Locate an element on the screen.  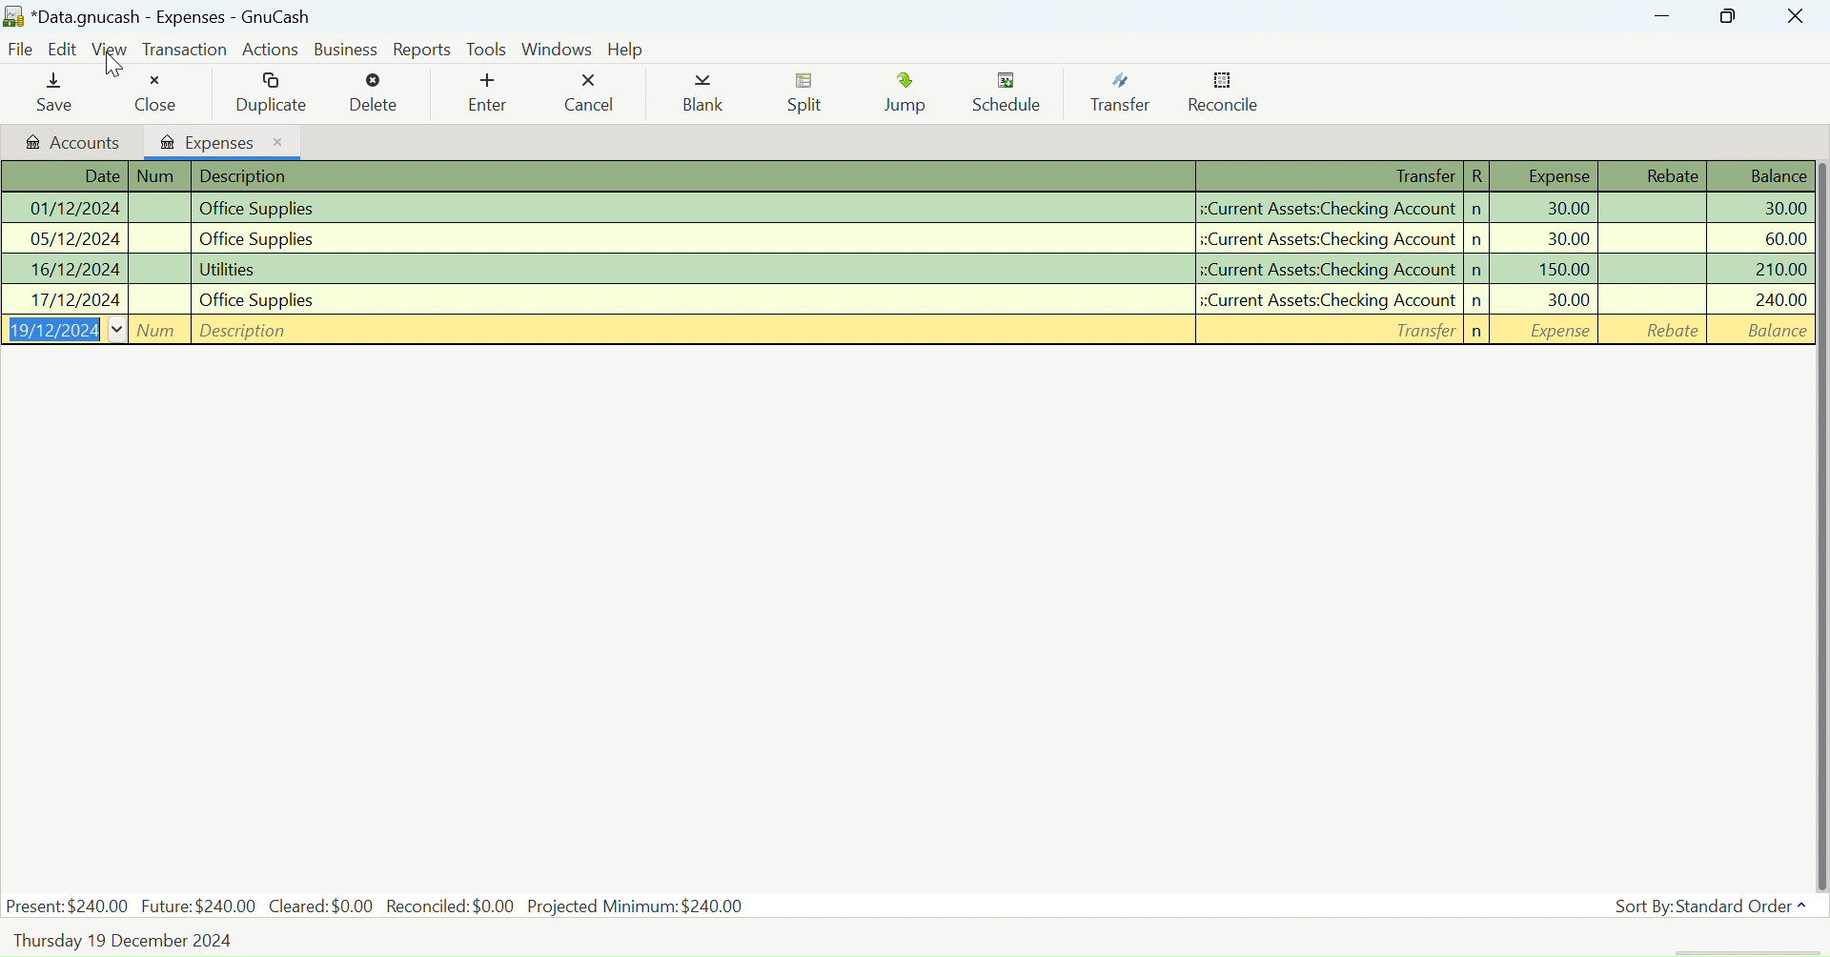
Minimize is located at coordinates (1729, 15).